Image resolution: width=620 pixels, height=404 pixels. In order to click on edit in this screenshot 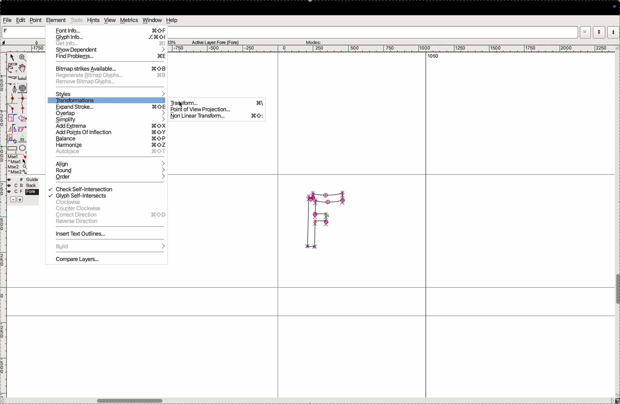, I will do `click(21, 20)`.